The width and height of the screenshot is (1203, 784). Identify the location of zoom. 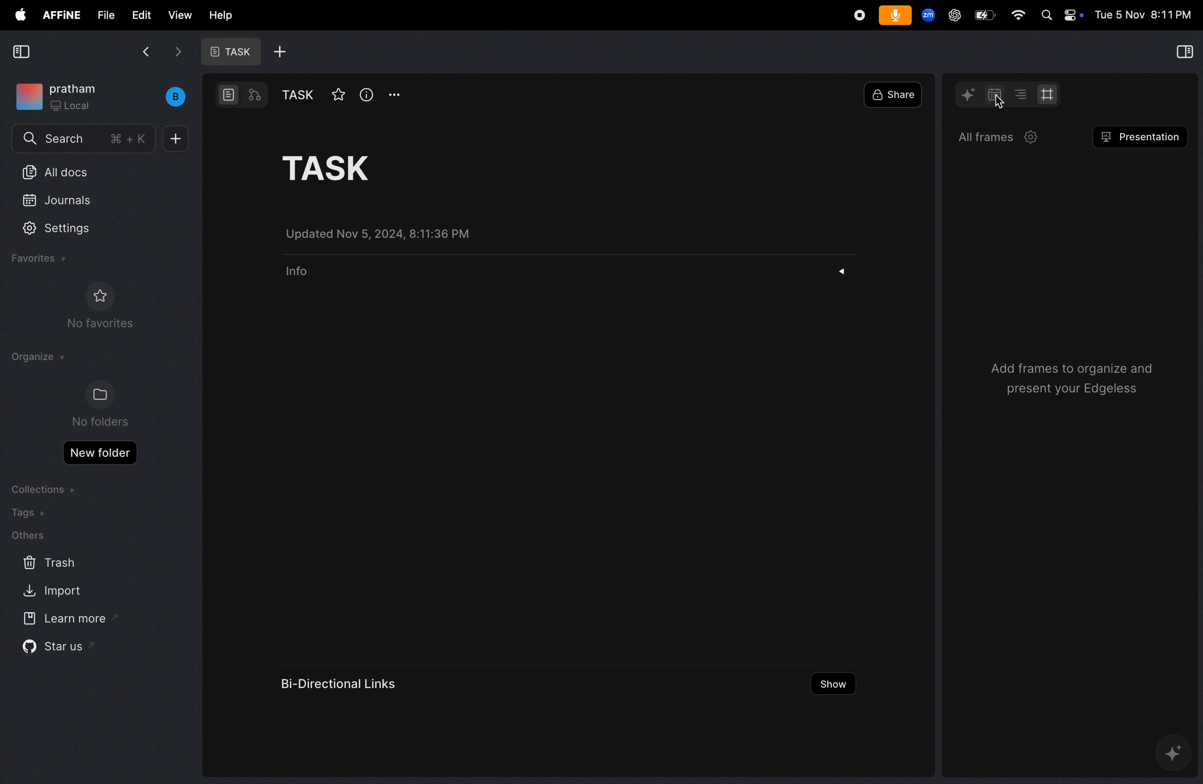
(928, 17).